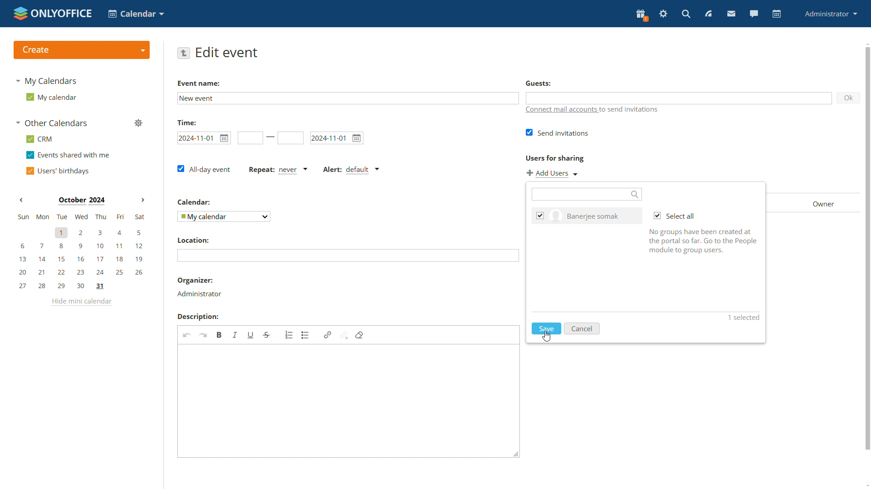 This screenshot has width=871, height=490. Describe the element at coordinates (250, 336) in the screenshot. I see `underline` at that location.